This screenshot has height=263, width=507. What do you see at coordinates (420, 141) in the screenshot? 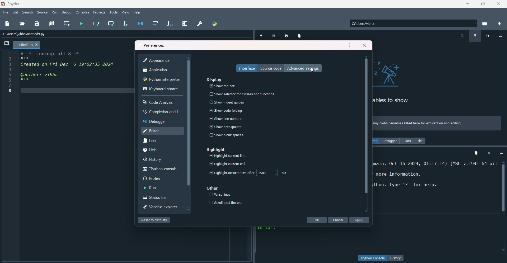
I see `files` at bounding box center [420, 141].